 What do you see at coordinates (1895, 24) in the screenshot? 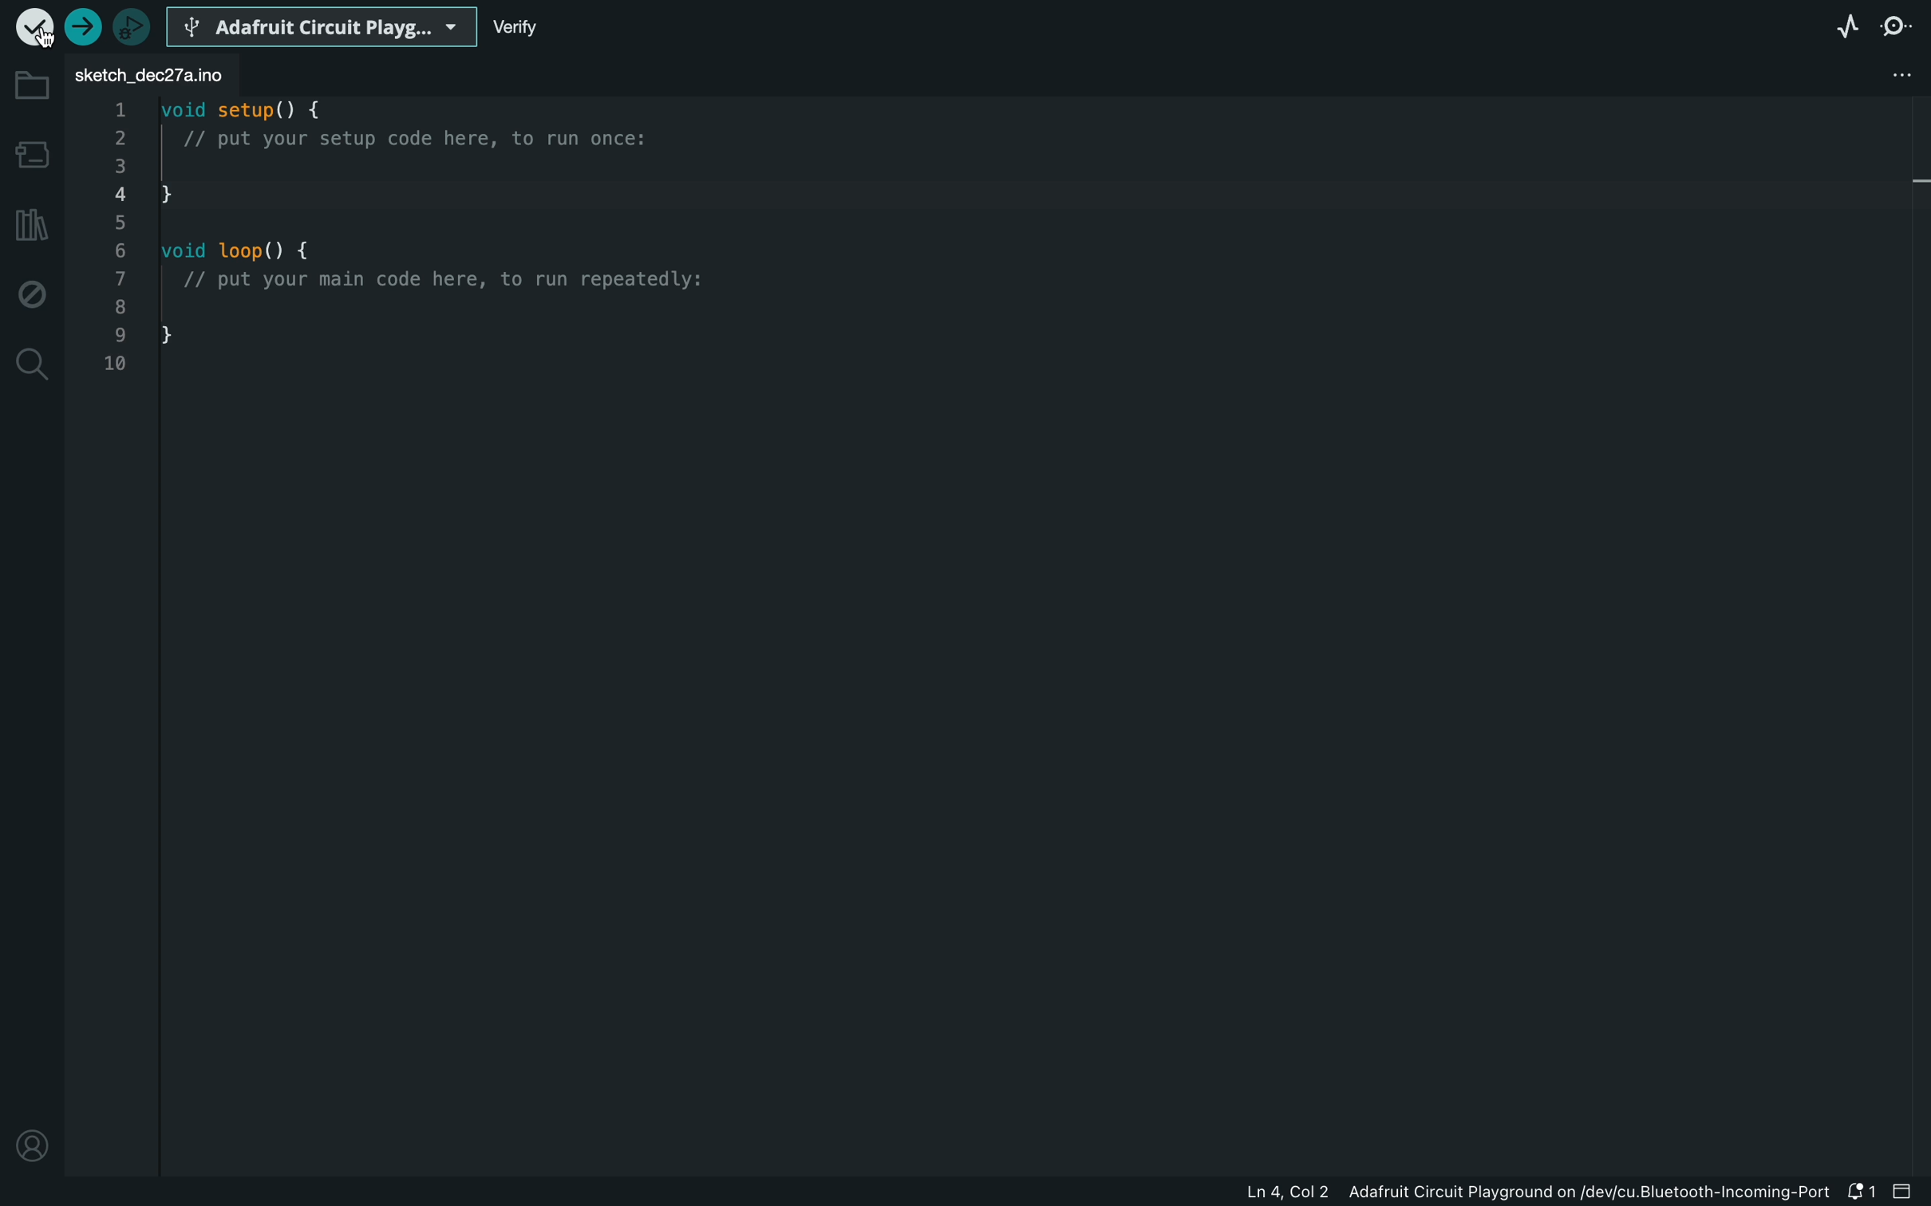
I see `serial monitor` at bounding box center [1895, 24].